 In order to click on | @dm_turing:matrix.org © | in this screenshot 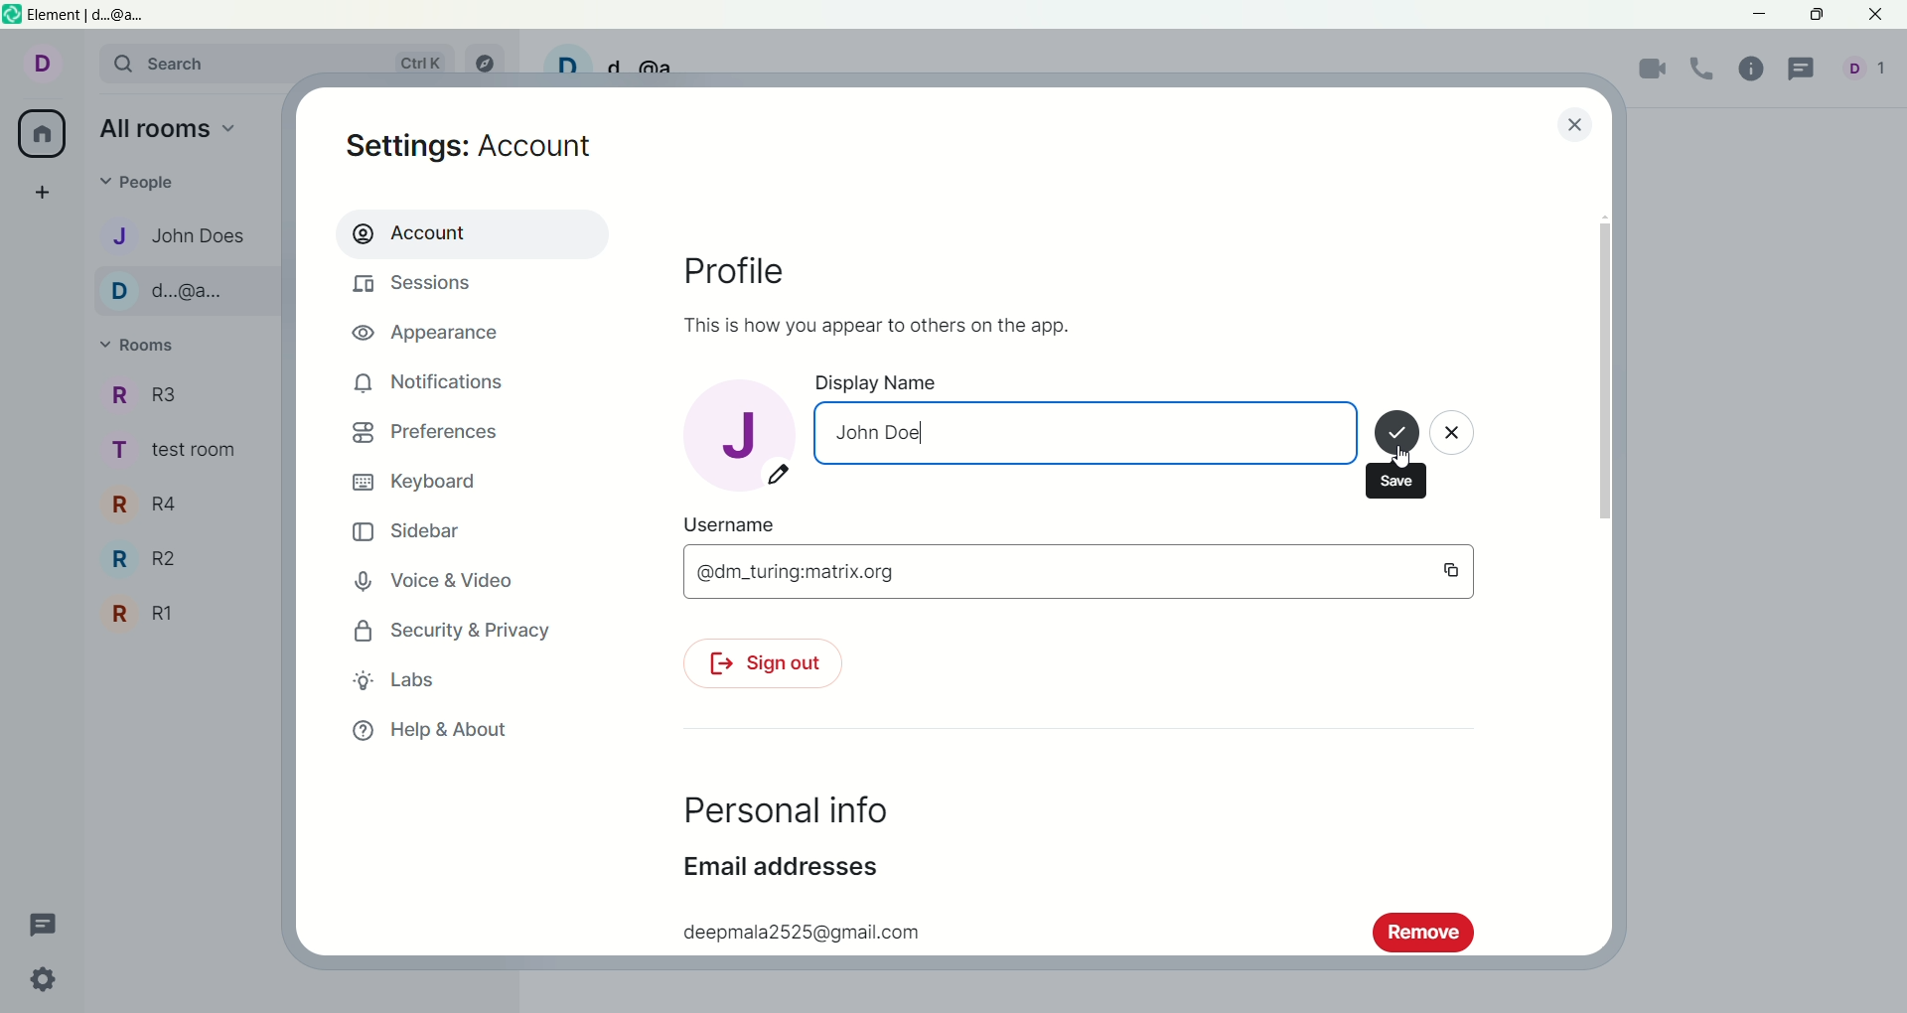, I will do `click(1075, 571)`.